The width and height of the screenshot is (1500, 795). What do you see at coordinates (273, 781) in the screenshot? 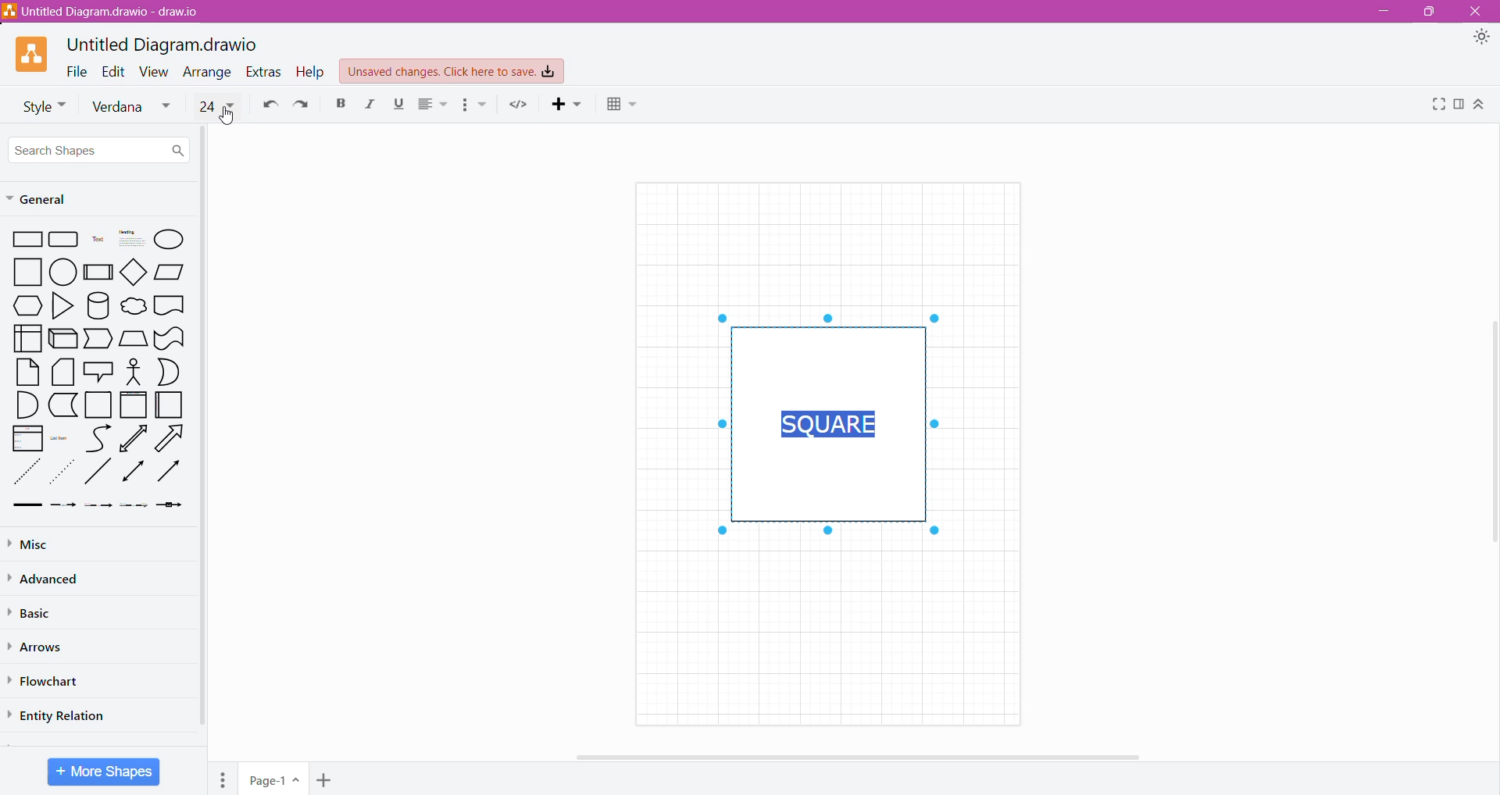
I see `Page Name` at bounding box center [273, 781].